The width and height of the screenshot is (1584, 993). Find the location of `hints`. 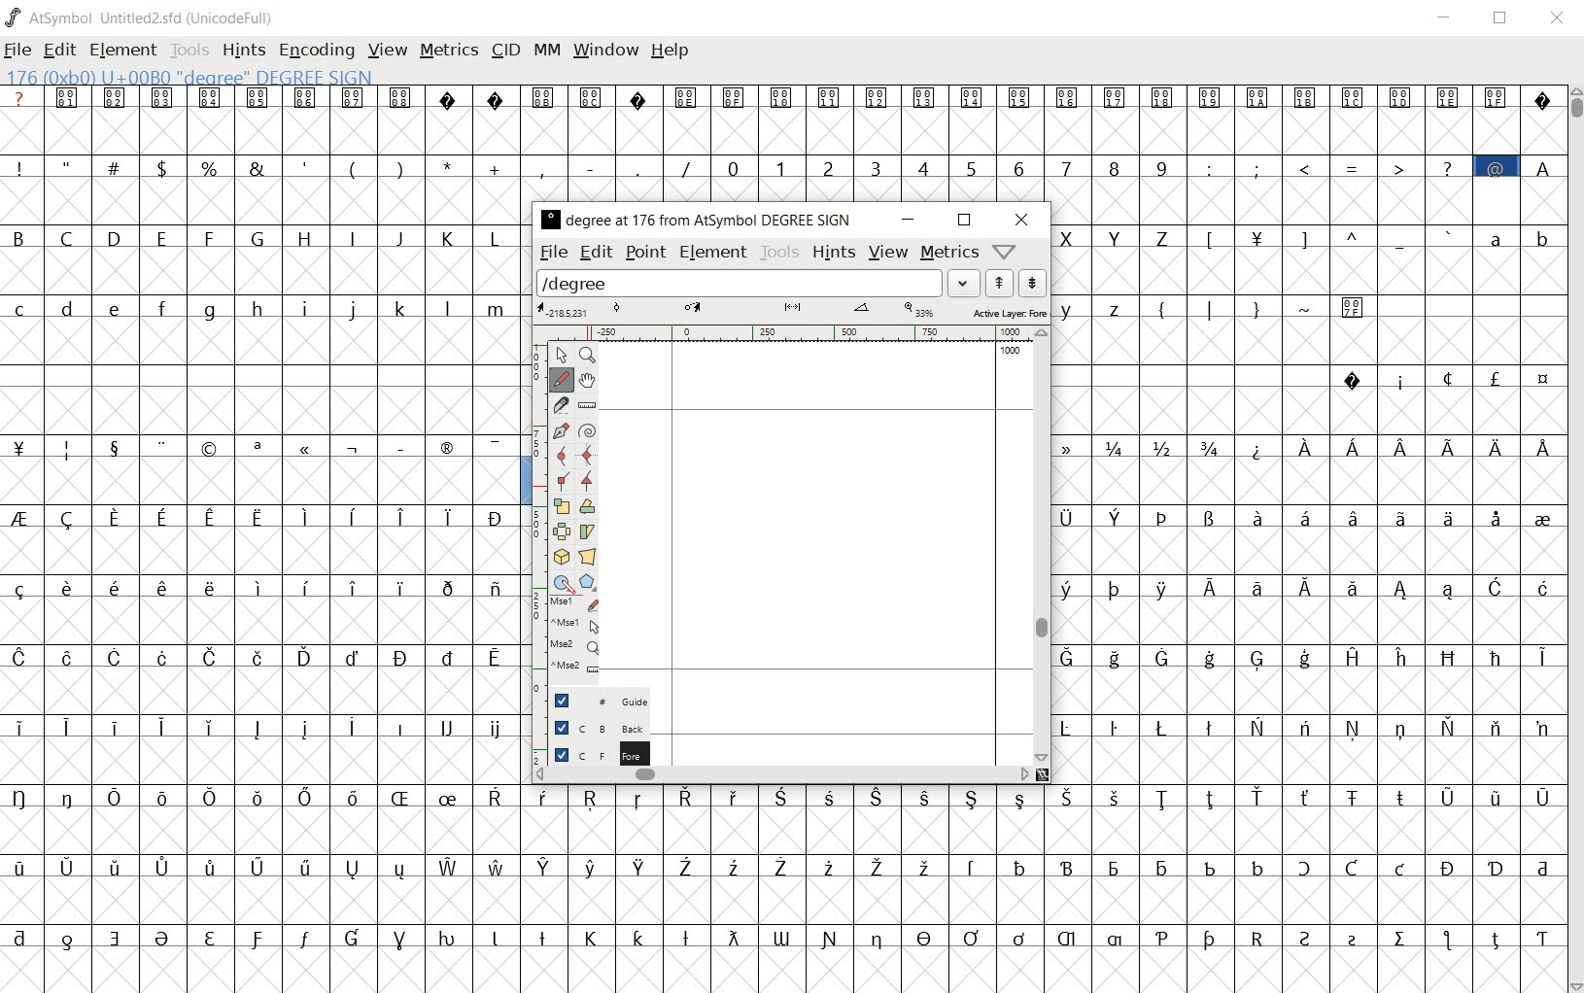

hints is located at coordinates (243, 51).